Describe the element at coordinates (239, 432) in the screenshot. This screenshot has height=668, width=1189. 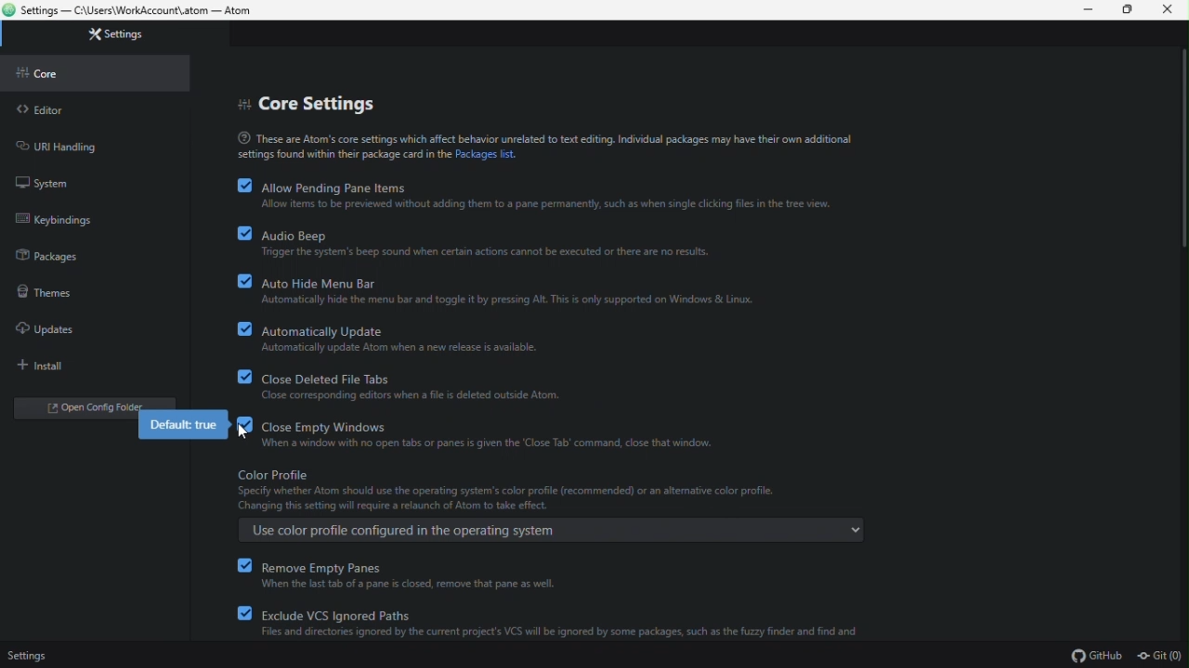
I see `Cursor` at that location.